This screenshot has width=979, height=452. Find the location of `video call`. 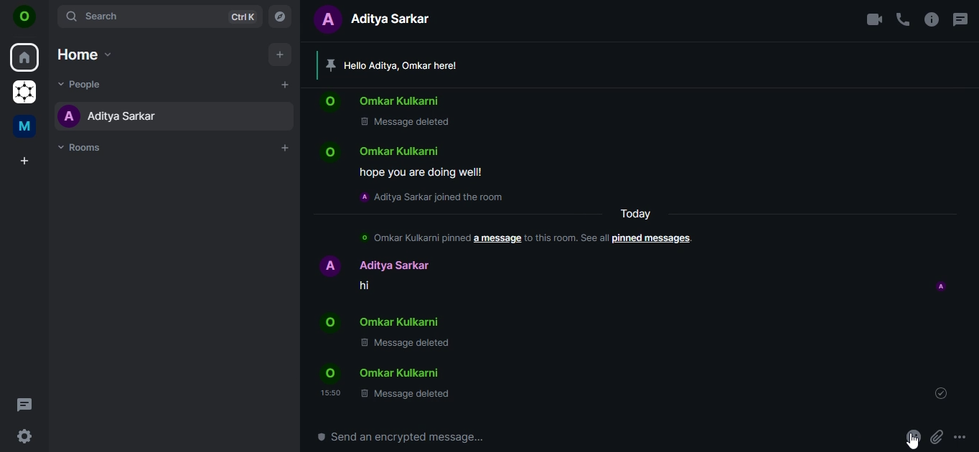

video call is located at coordinates (873, 19).